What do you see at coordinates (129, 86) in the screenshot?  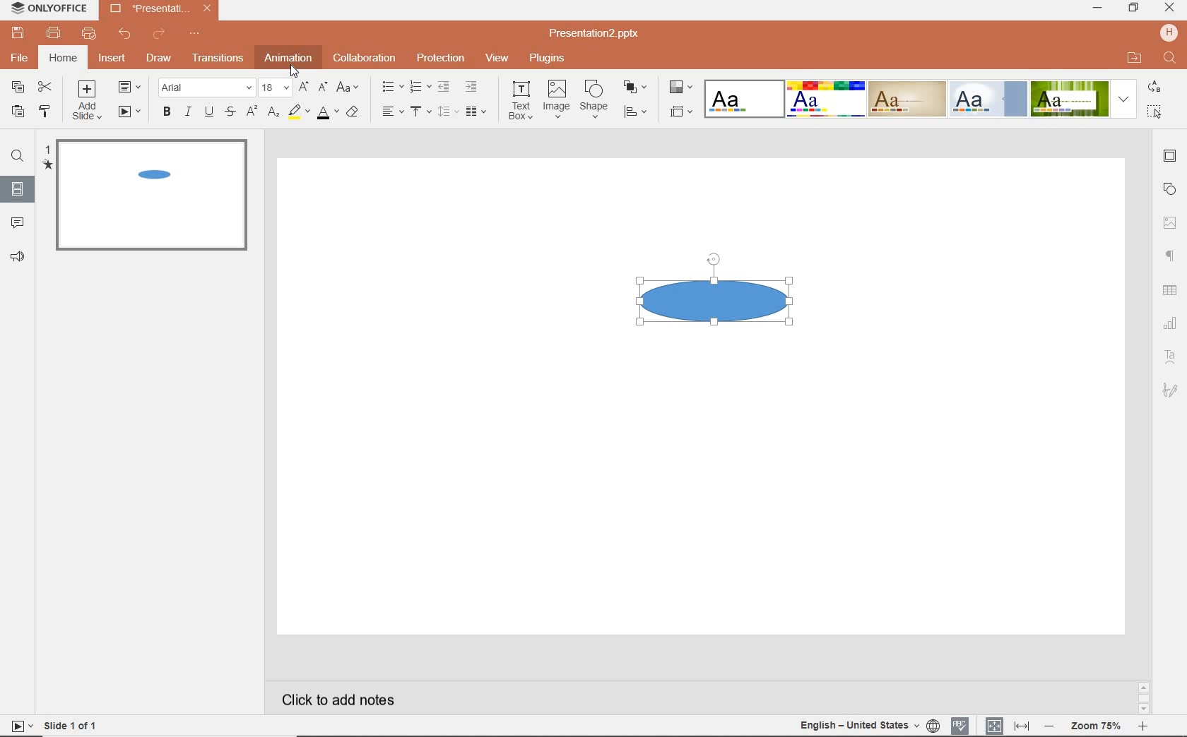 I see `CHANGE SLIDE LAYOUT` at bounding box center [129, 86].